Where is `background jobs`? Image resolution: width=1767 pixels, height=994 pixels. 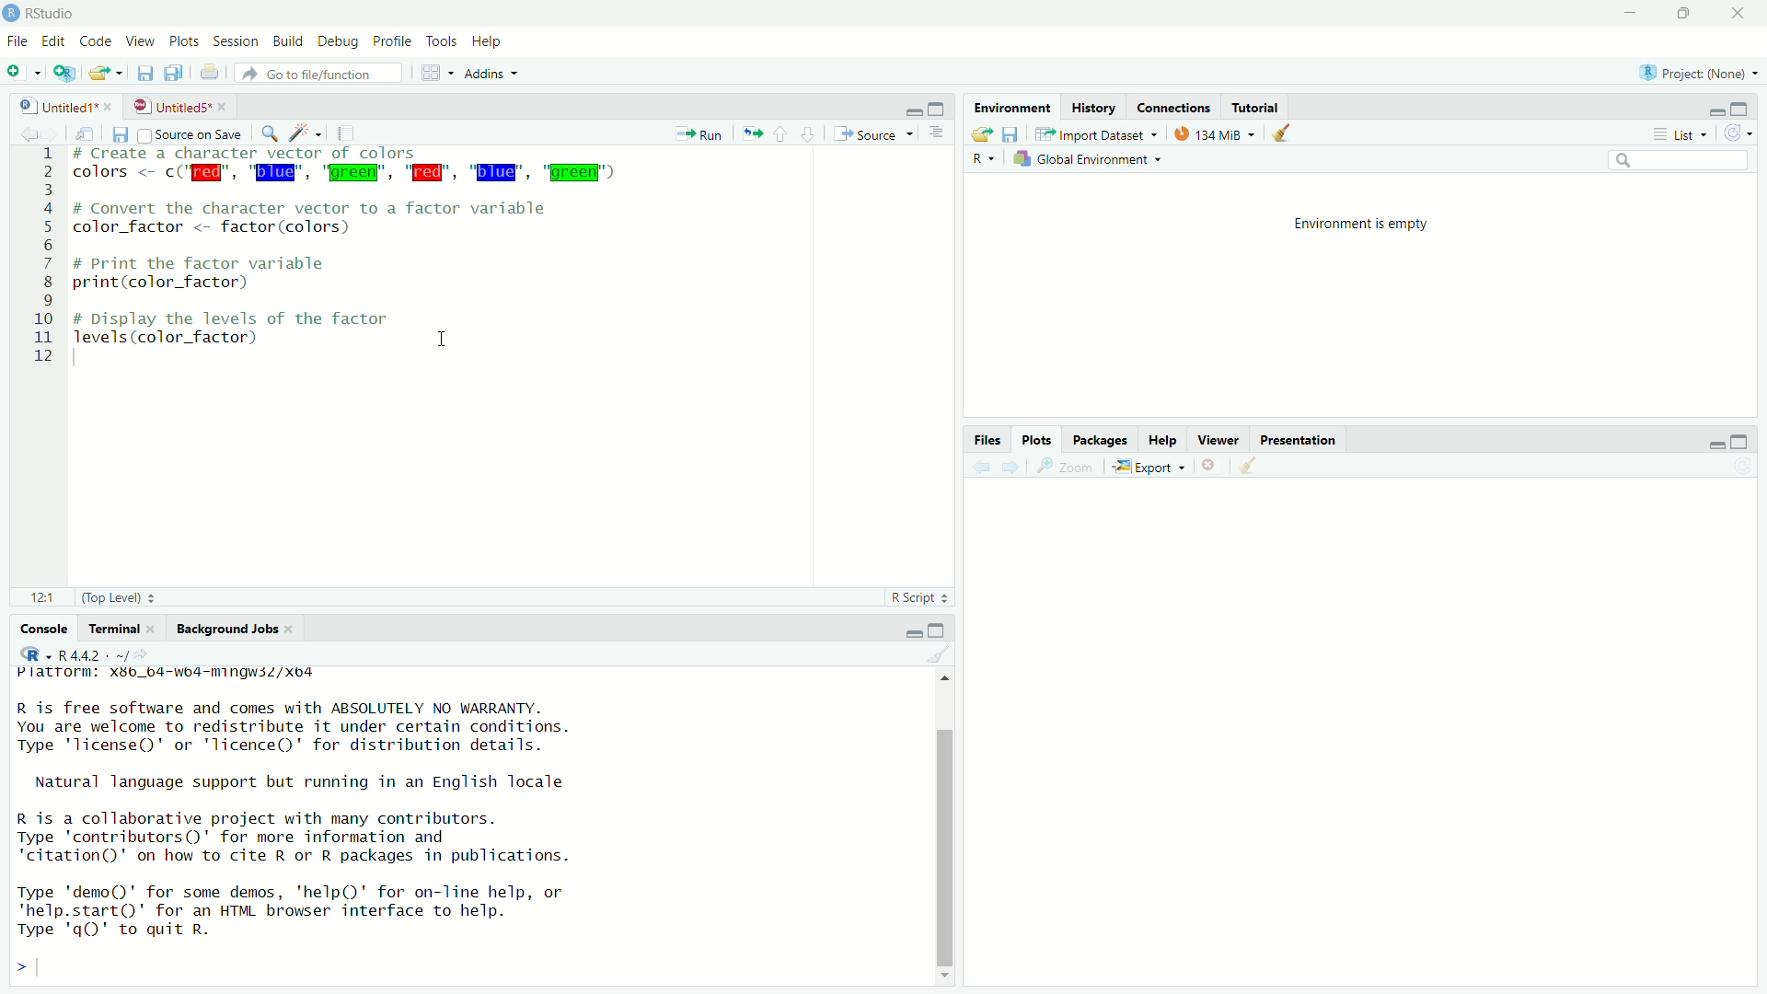
background jobs is located at coordinates (234, 631).